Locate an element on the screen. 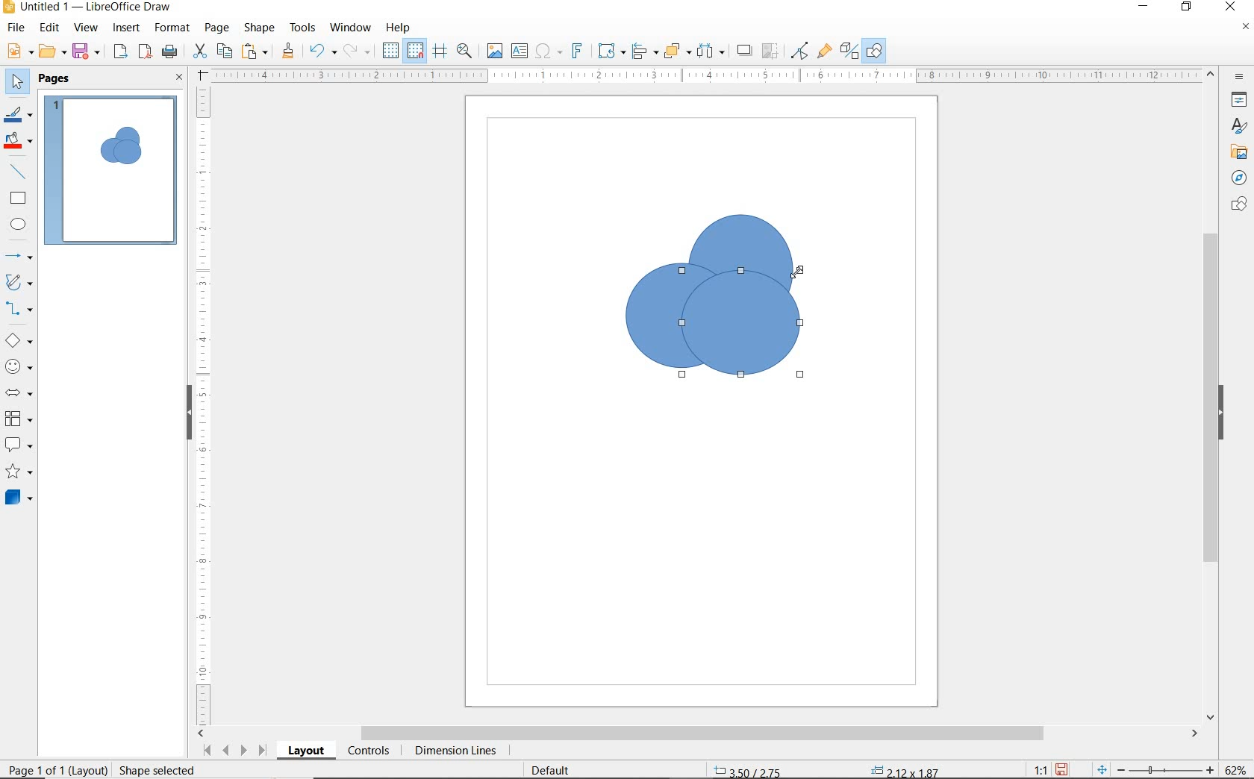 The image size is (1254, 779). CLOSE is located at coordinates (1229, 5).